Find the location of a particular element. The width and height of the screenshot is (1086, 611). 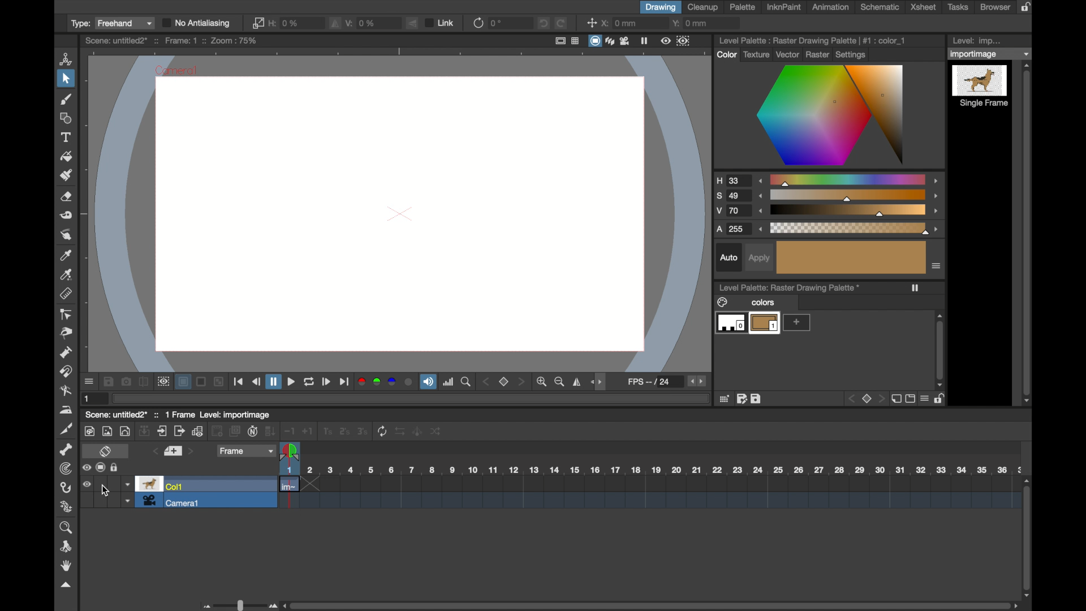

pinch tool is located at coordinates (67, 334).